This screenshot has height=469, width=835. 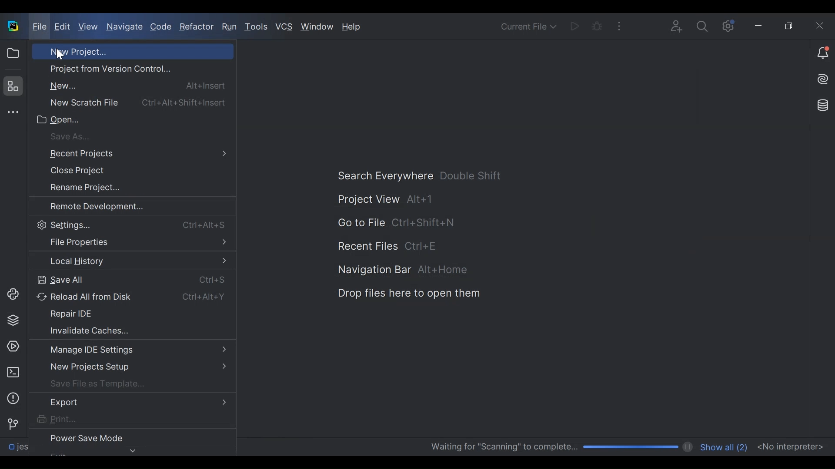 What do you see at coordinates (620, 26) in the screenshot?
I see `More` at bounding box center [620, 26].